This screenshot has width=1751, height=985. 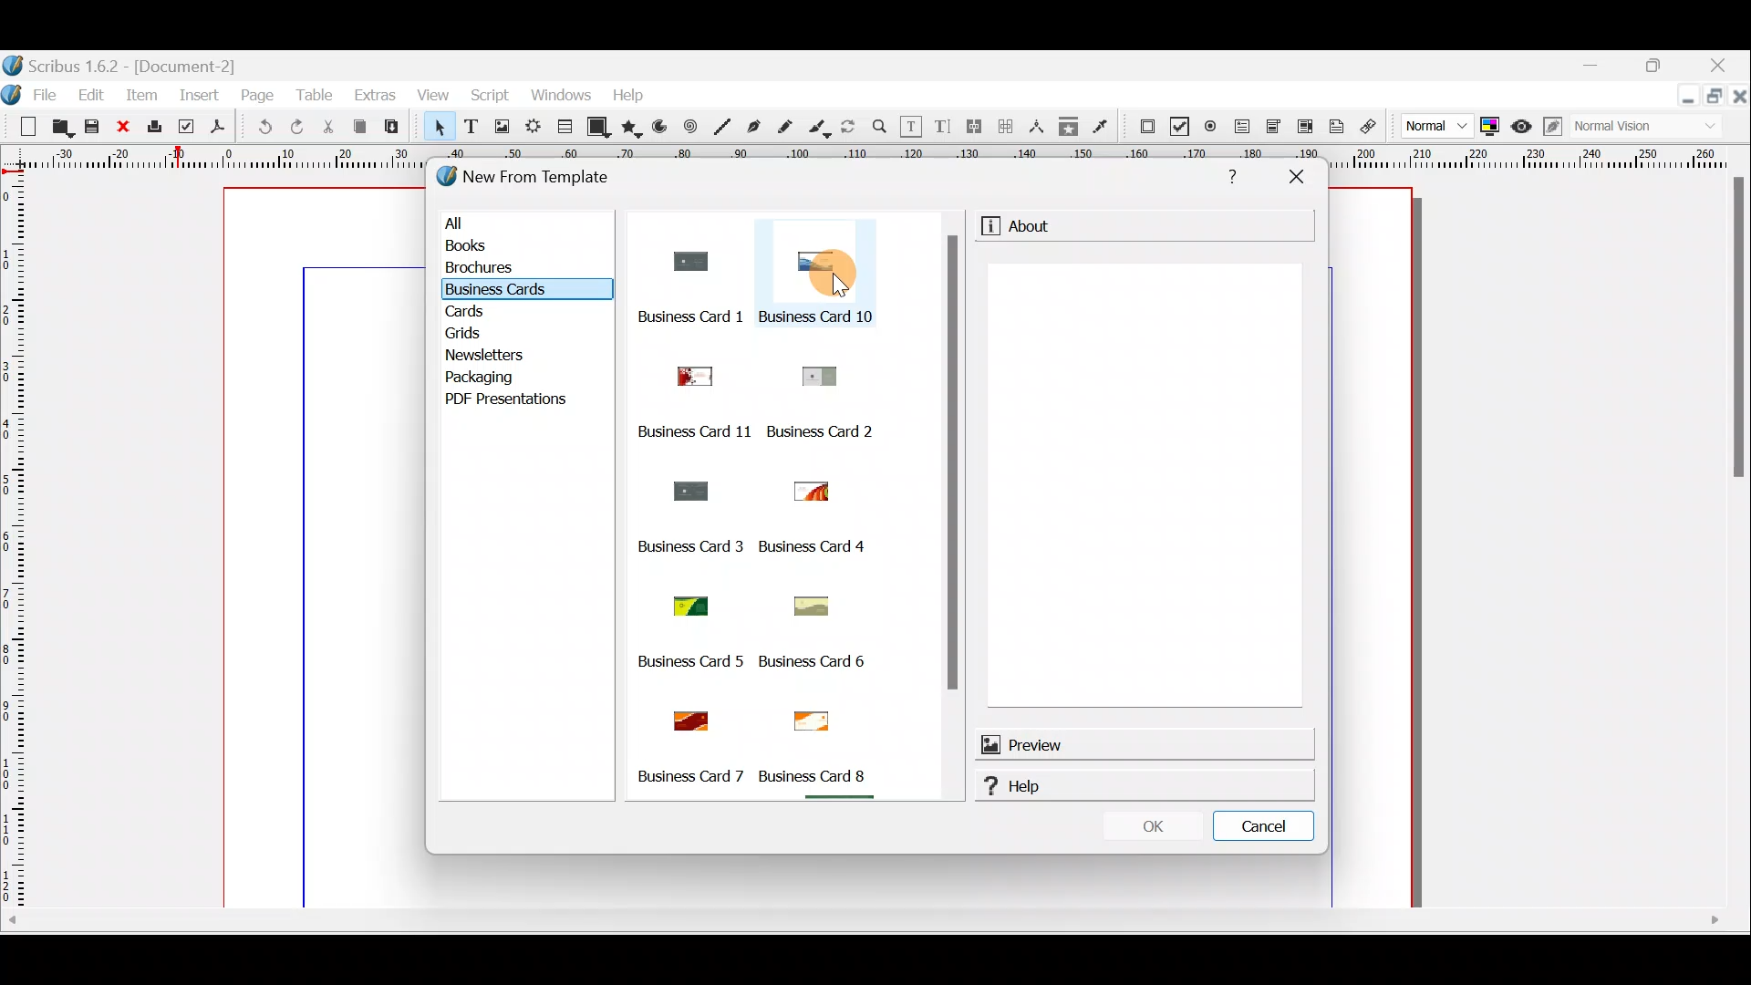 I want to click on Business card 4, so click(x=820, y=547).